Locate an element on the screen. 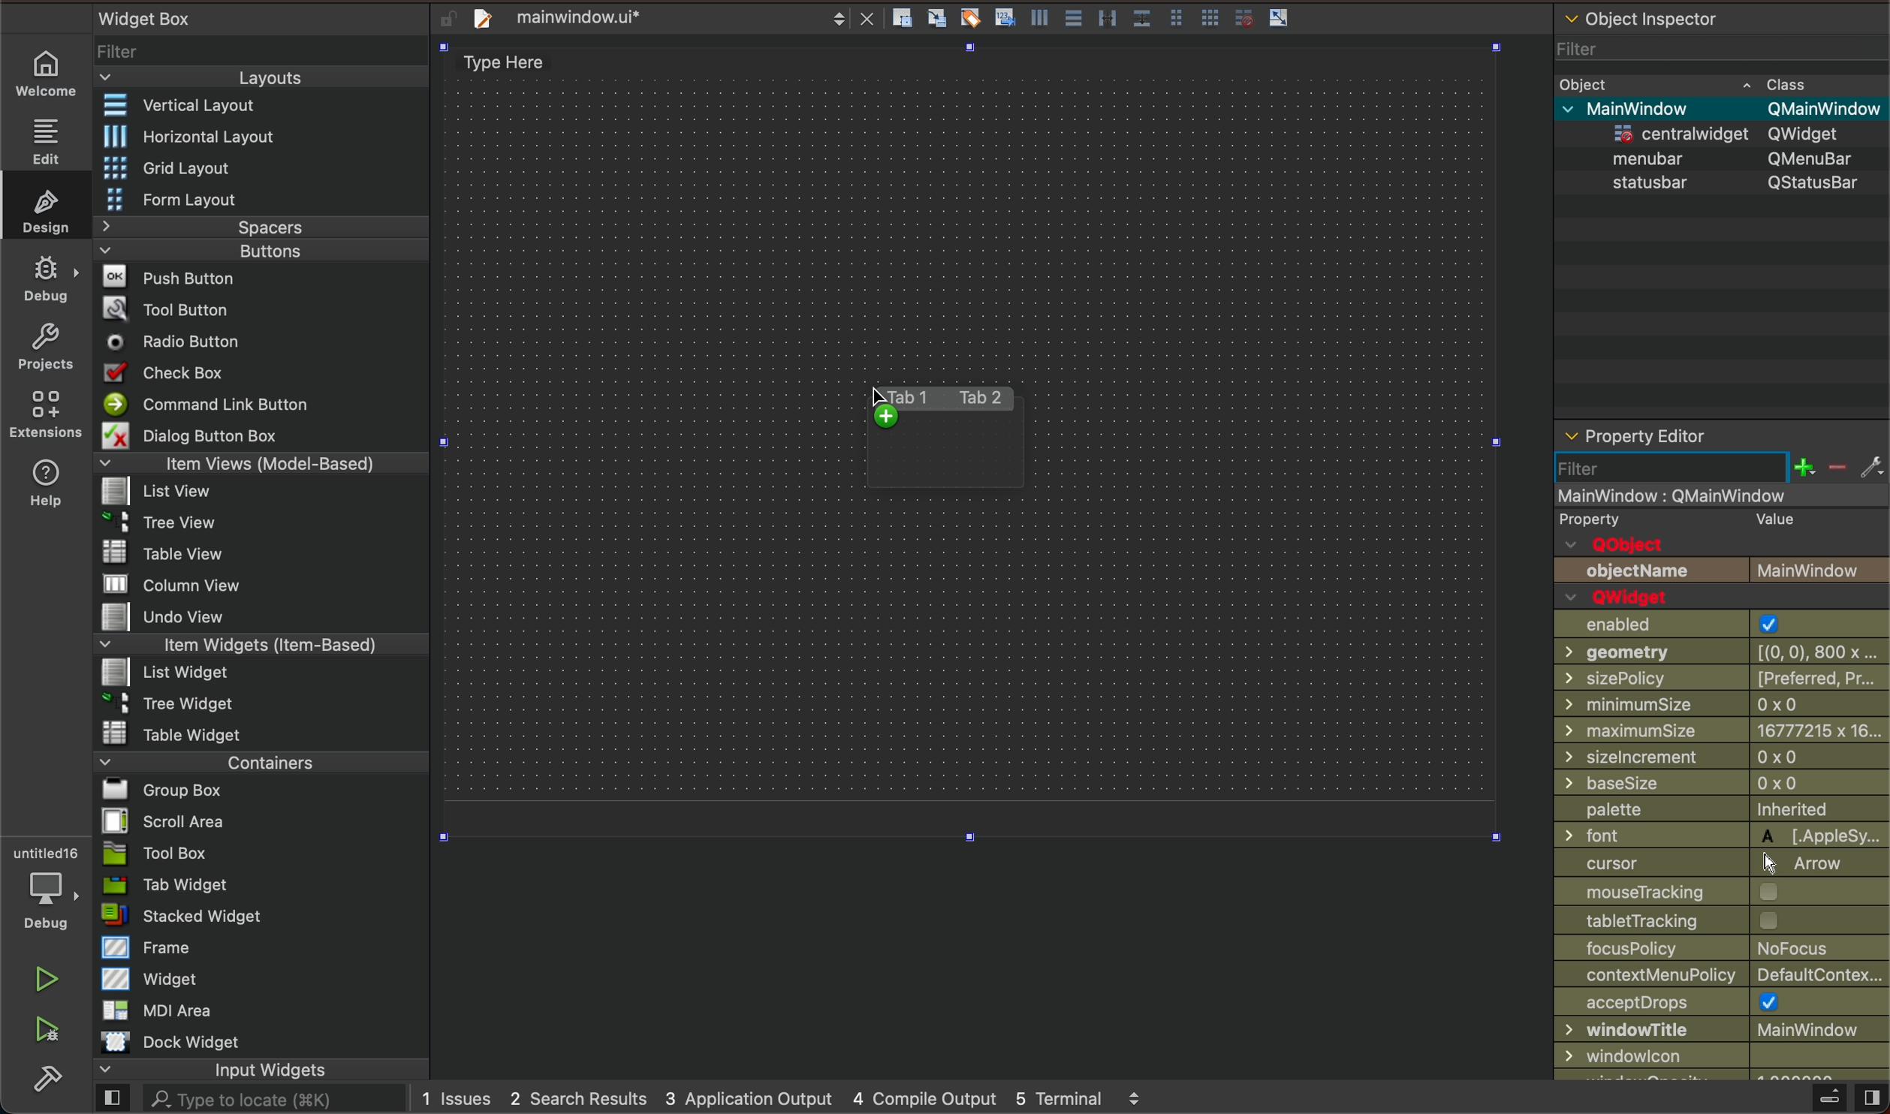 The width and height of the screenshot is (1890, 1114). Buttons is located at coordinates (261, 250).